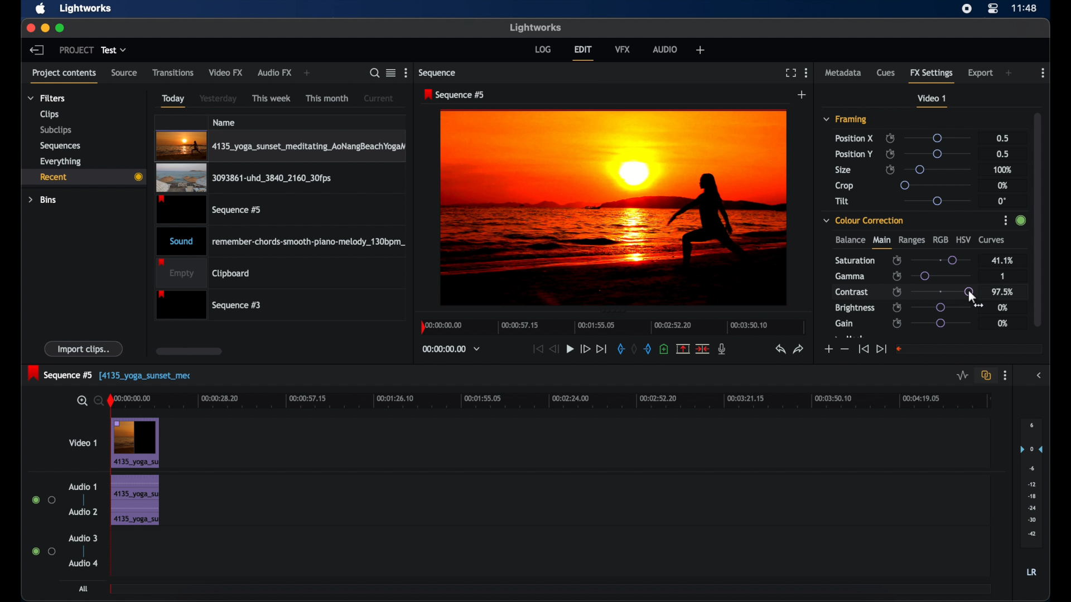 The image size is (1071, 602). I want to click on slider, so click(940, 154).